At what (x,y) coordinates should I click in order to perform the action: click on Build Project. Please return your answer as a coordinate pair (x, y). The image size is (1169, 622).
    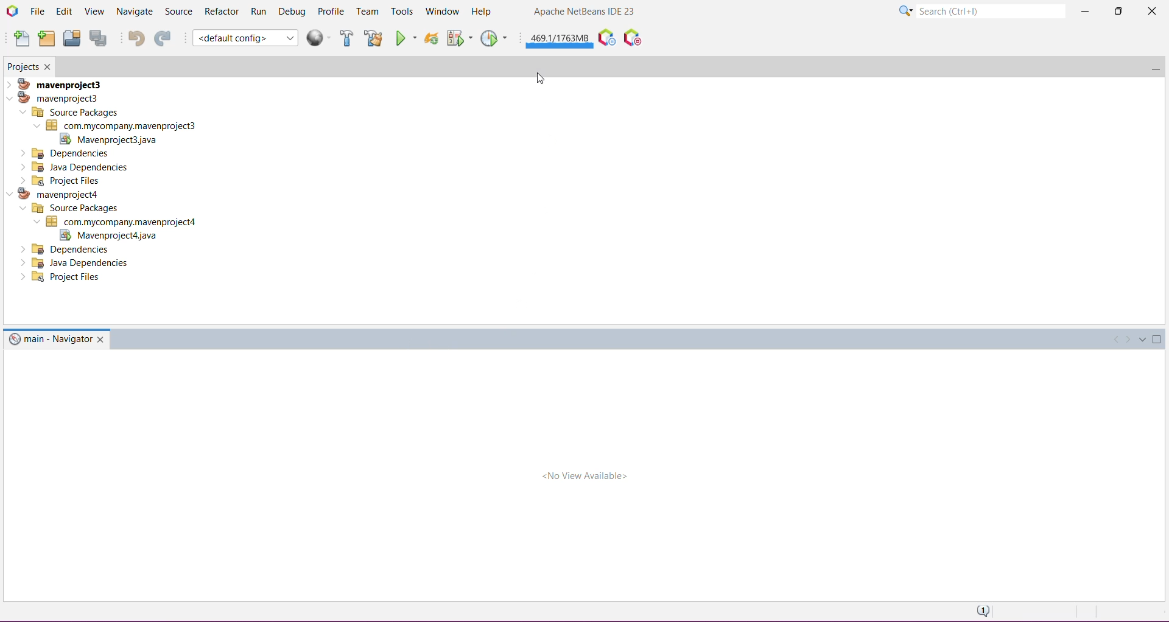
    Looking at the image, I should click on (347, 38).